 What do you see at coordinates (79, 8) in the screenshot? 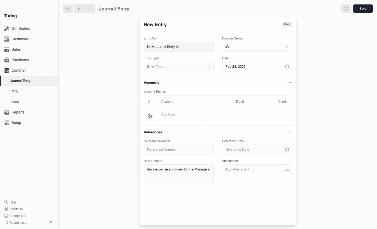
I see `Backward` at bounding box center [79, 8].